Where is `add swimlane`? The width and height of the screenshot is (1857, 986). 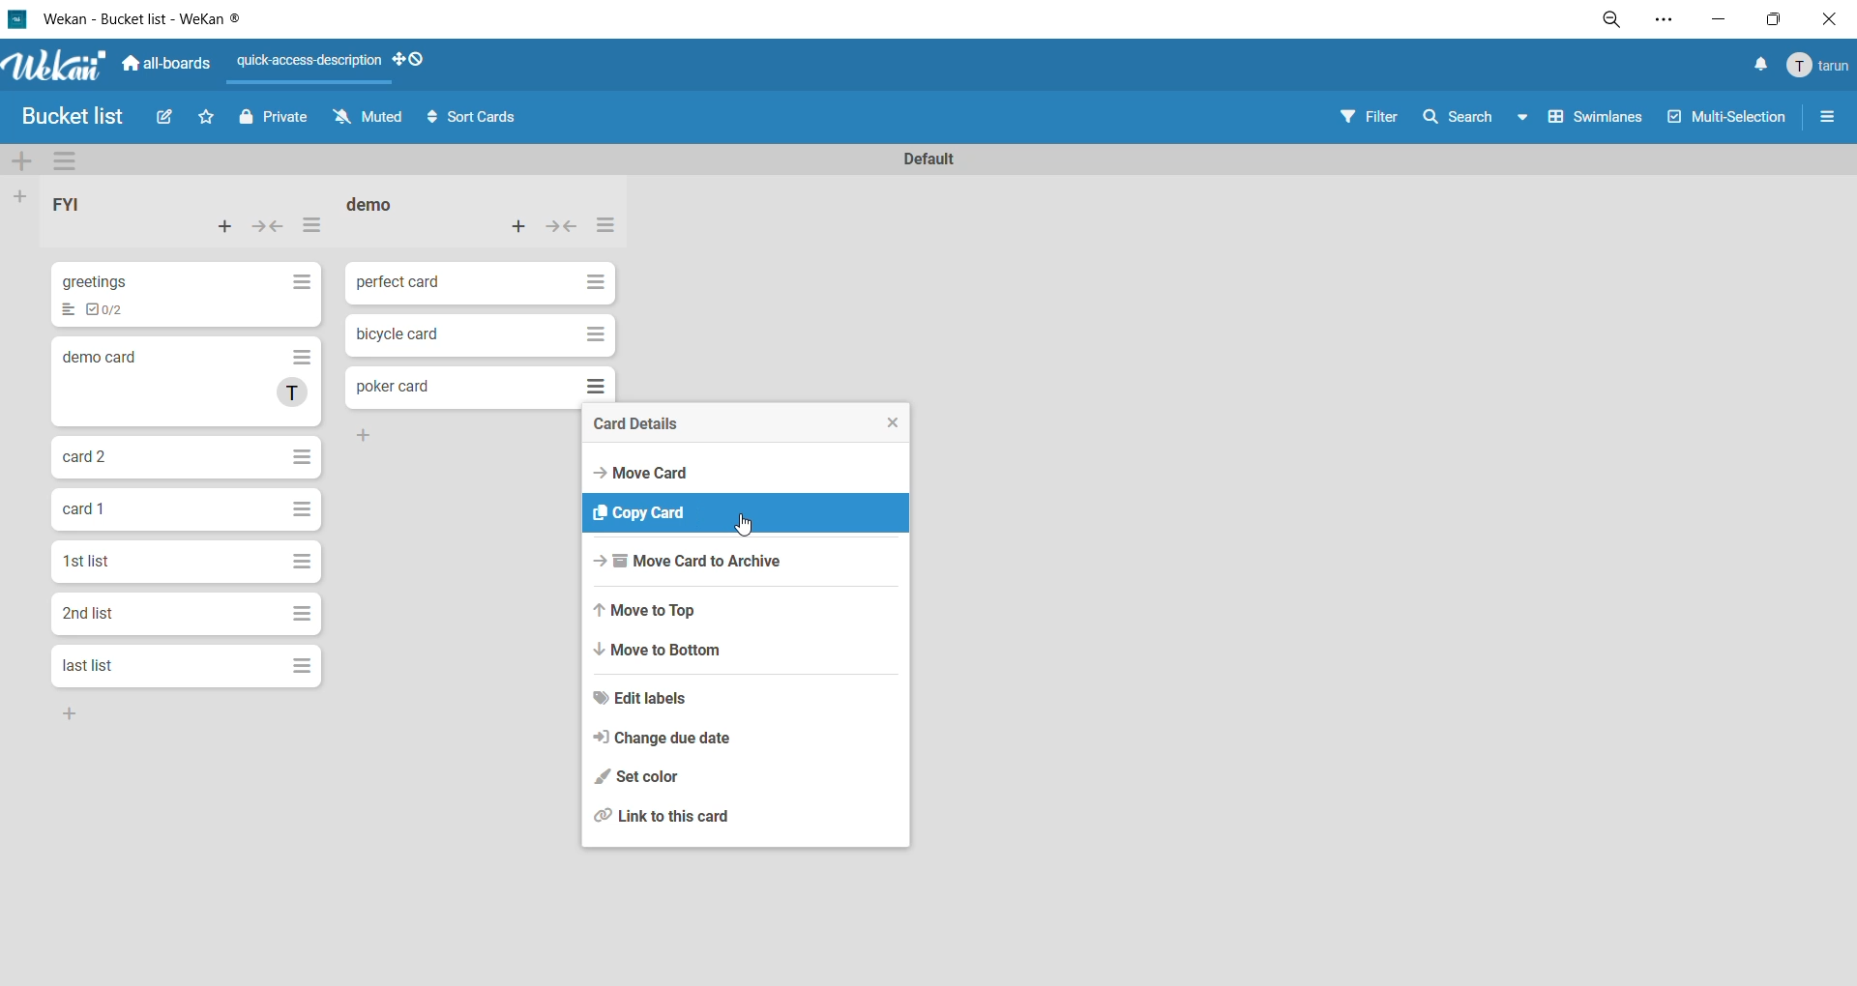 add swimlane is located at coordinates (24, 164).